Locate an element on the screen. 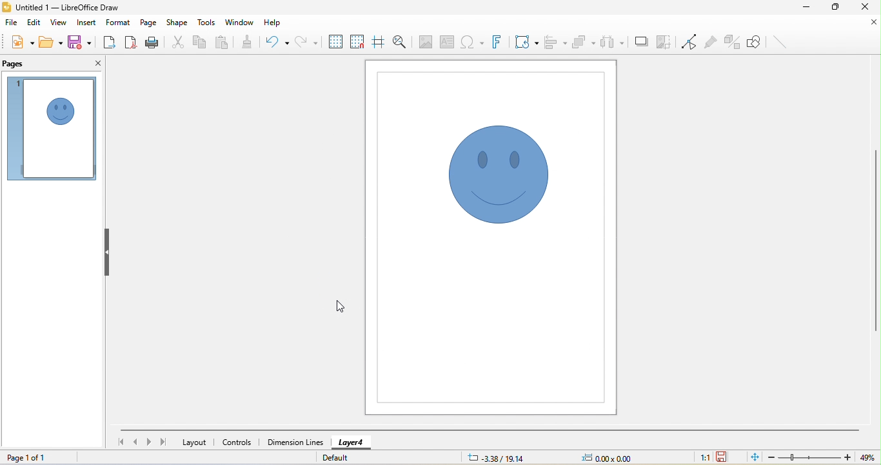  text box is located at coordinates (448, 41).